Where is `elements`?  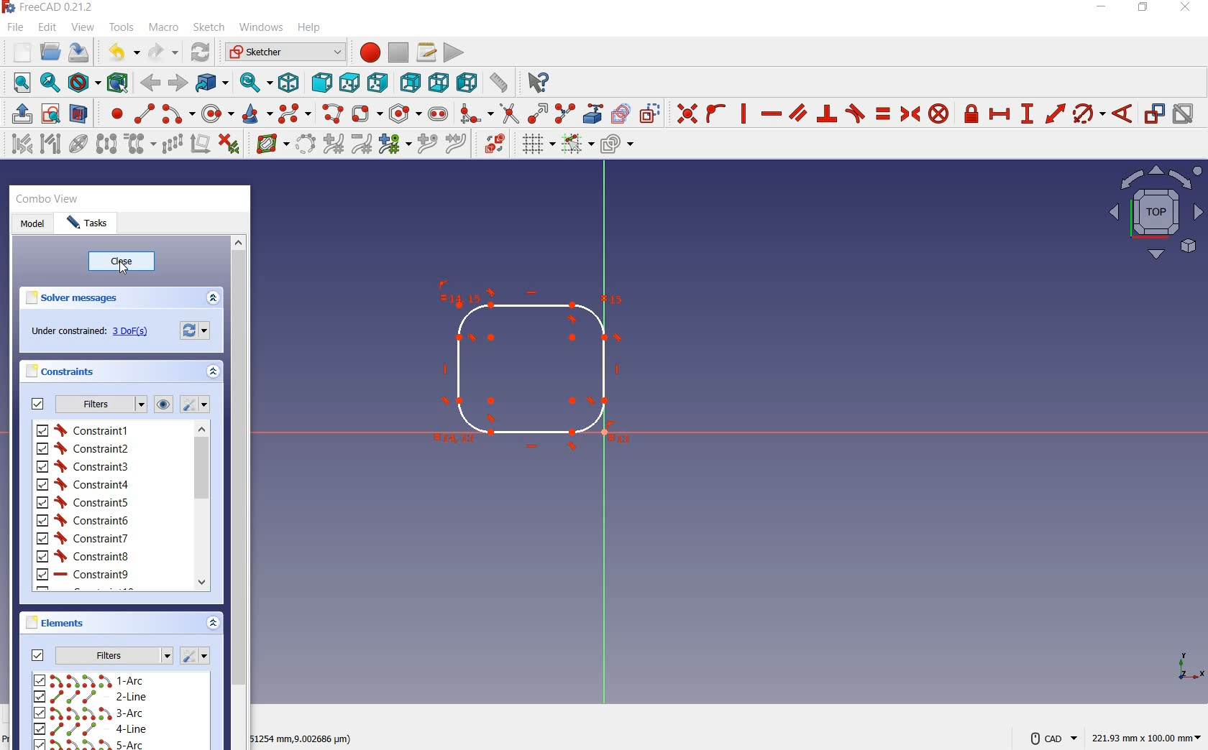
elements is located at coordinates (83, 624).